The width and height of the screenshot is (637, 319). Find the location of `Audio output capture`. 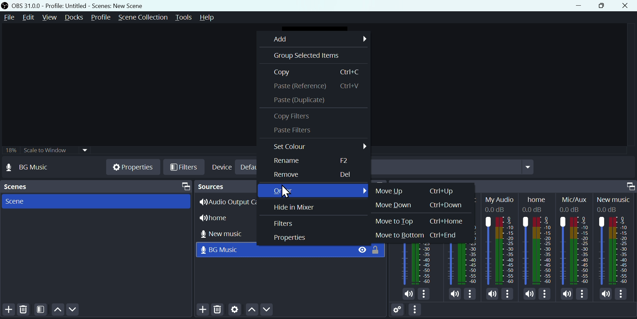

Audio output capture is located at coordinates (229, 202).